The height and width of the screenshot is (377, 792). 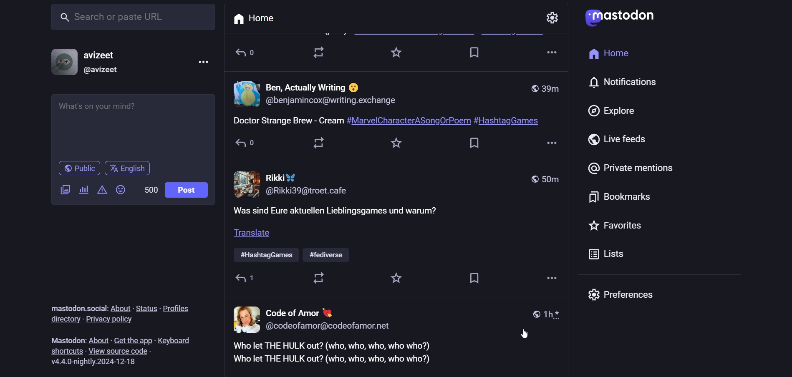 I want to click on emojis, so click(x=121, y=191).